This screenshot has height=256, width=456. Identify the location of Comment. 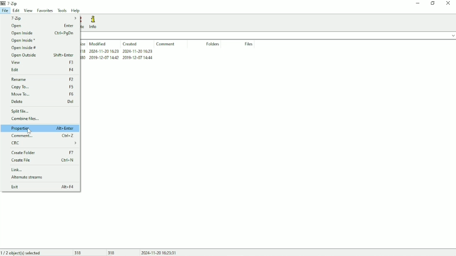
(43, 136).